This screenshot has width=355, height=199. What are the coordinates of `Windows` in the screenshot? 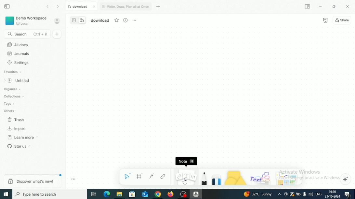 It's located at (7, 194).